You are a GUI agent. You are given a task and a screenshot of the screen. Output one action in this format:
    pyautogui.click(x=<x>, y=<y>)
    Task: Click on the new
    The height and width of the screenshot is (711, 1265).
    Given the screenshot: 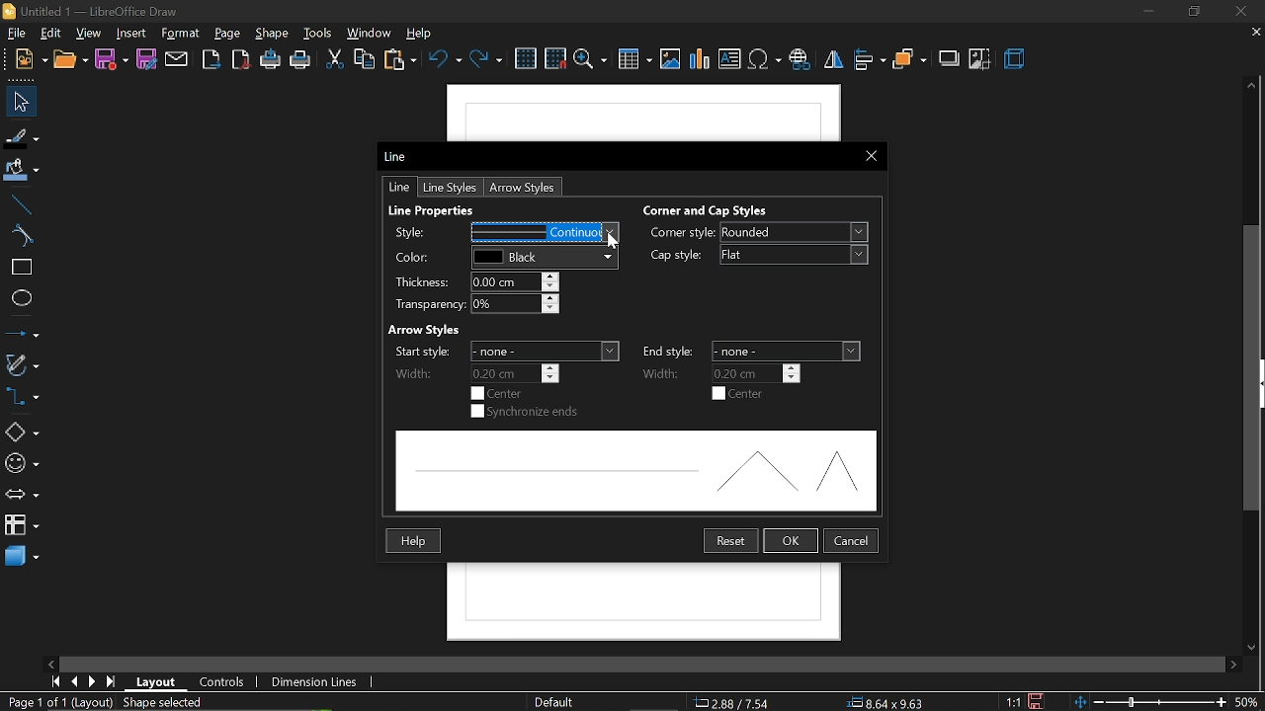 What is the action you would take?
    pyautogui.click(x=71, y=60)
    